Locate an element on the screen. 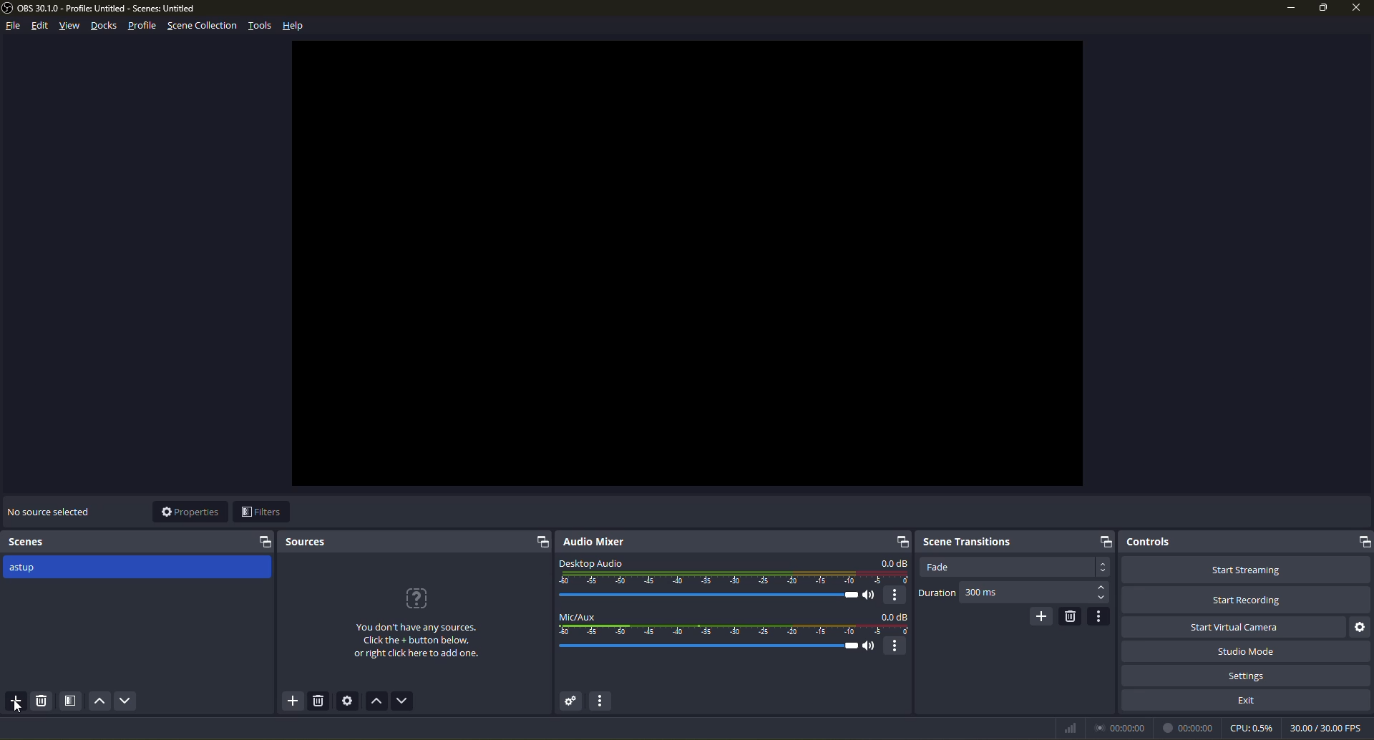 This screenshot has height=740, width=1374. remove configurable transition is located at coordinates (1071, 616).